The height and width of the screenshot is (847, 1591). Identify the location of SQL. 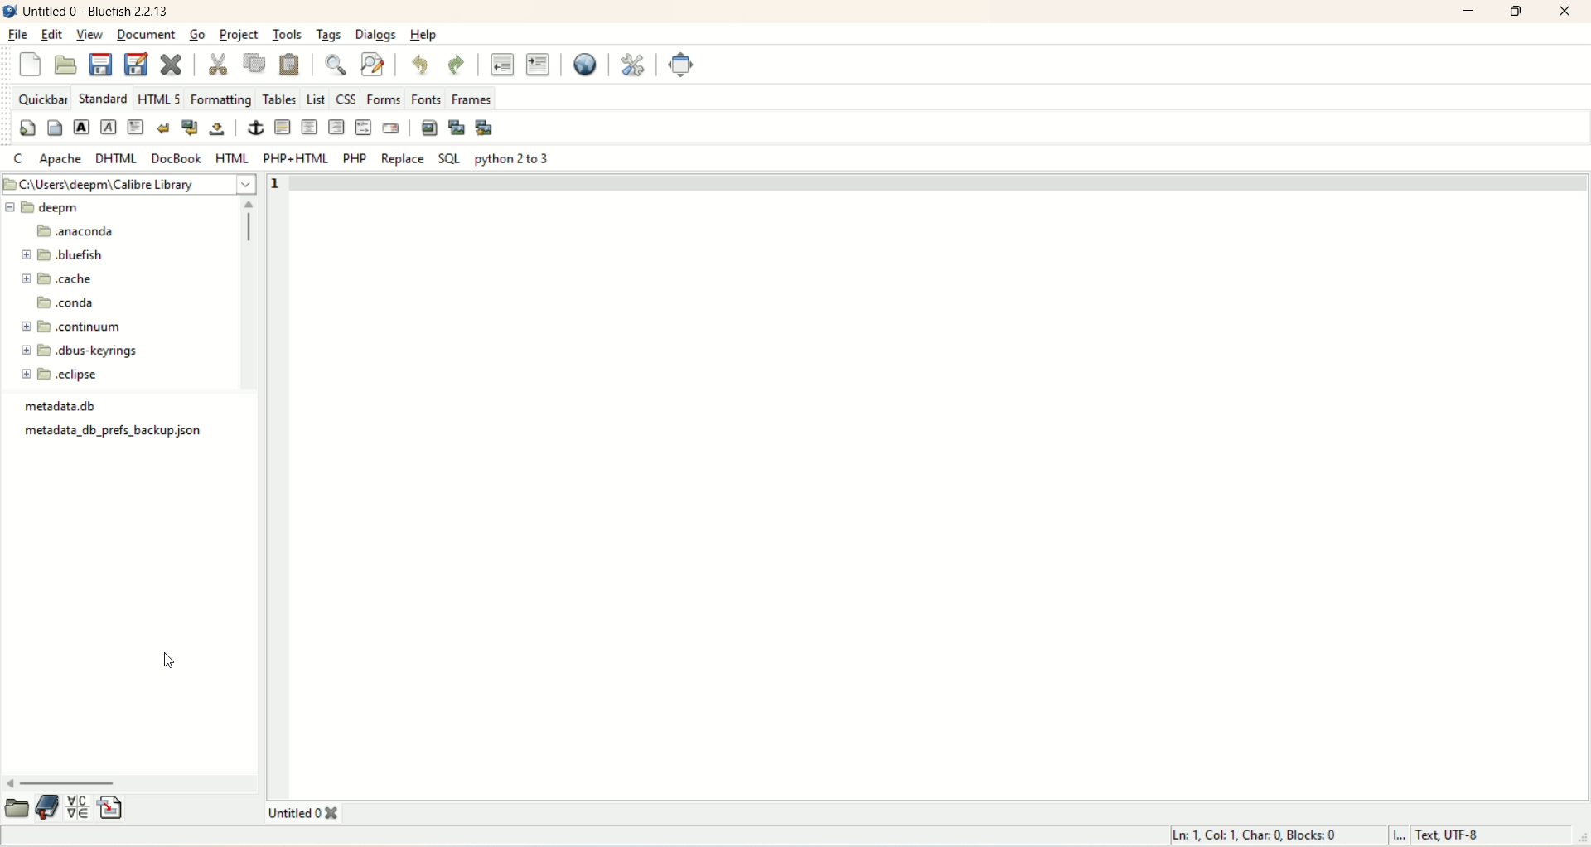
(446, 158).